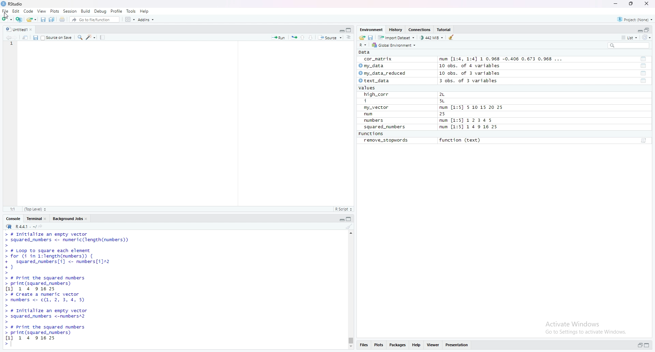 Image resolution: width=655 pixels, height=352 pixels. What do you see at coordinates (19, 227) in the screenshot?
I see `R 4.4.1 ~/` at bounding box center [19, 227].